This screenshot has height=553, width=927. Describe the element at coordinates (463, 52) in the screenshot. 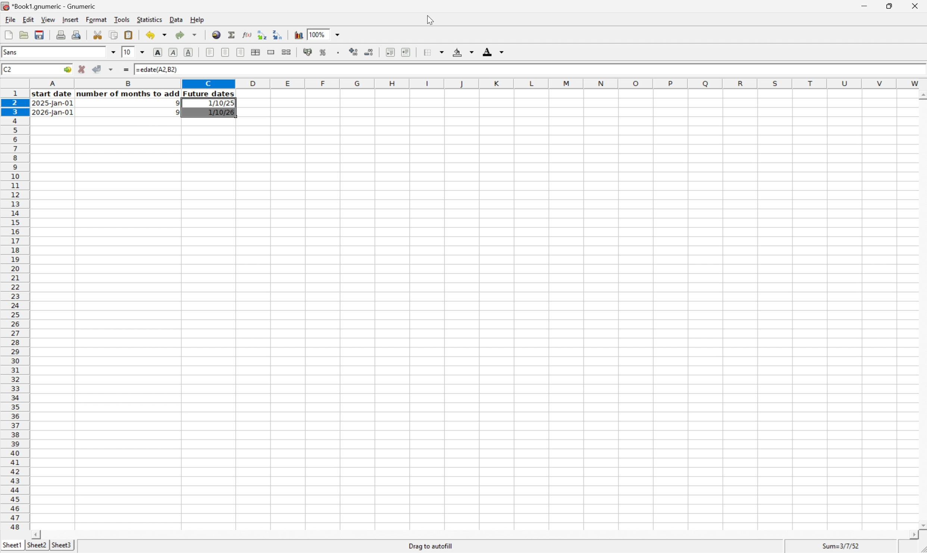

I see `Background` at that location.